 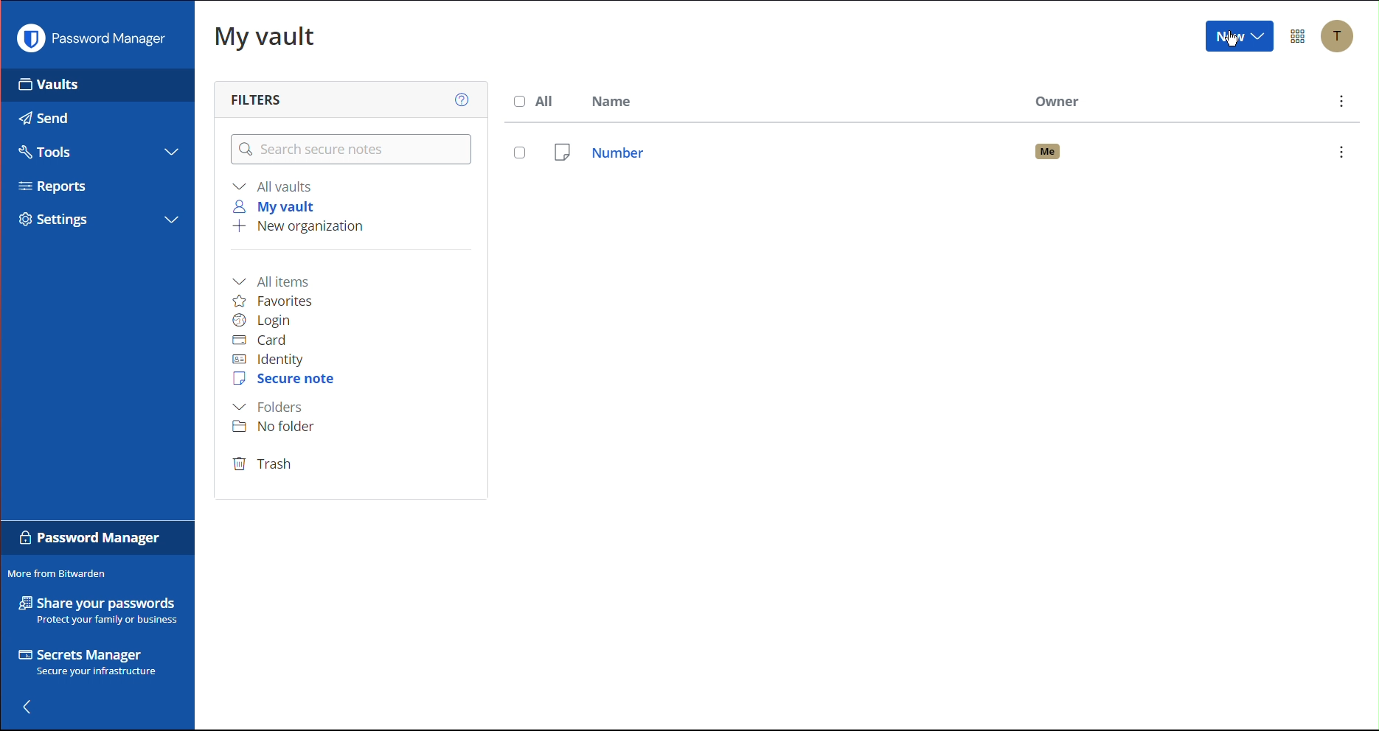 What do you see at coordinates (268, 408) in the screenshot?
I see `Folders` at bounding box center [268, 408].